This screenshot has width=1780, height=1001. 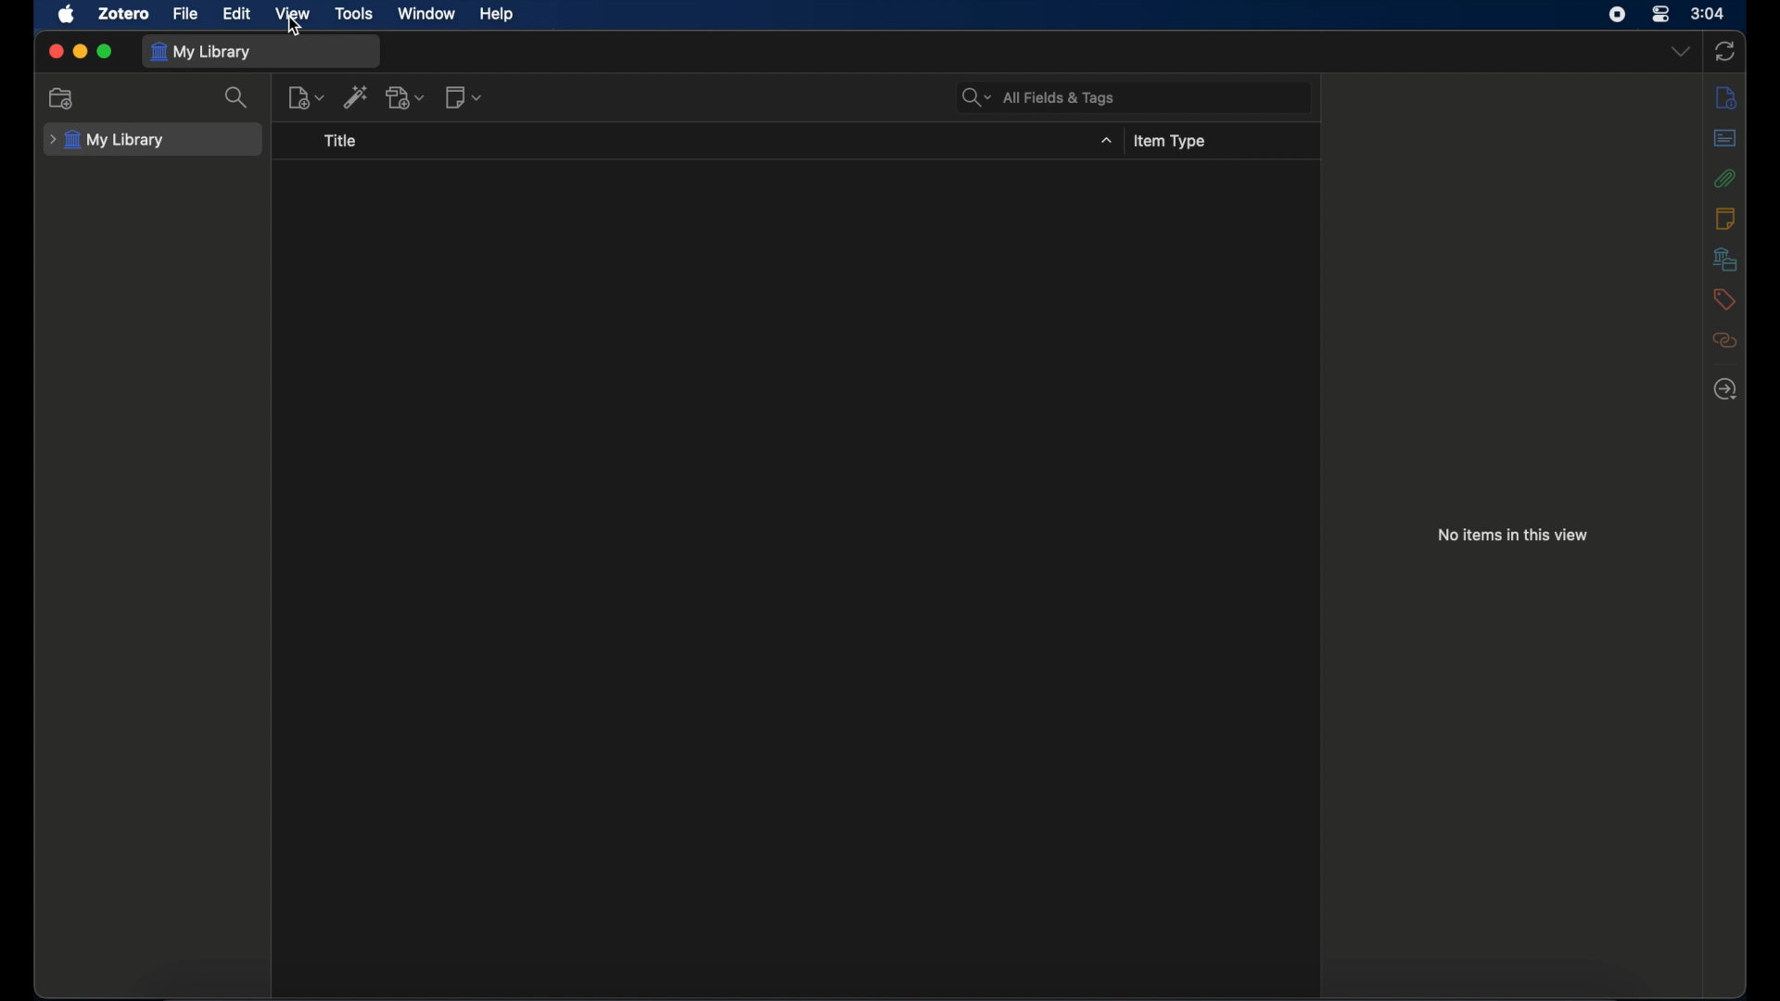 What do you see at coordinates (1725, 51) in the screenshot?
I see `sync` at bounding box center [1725, 51].